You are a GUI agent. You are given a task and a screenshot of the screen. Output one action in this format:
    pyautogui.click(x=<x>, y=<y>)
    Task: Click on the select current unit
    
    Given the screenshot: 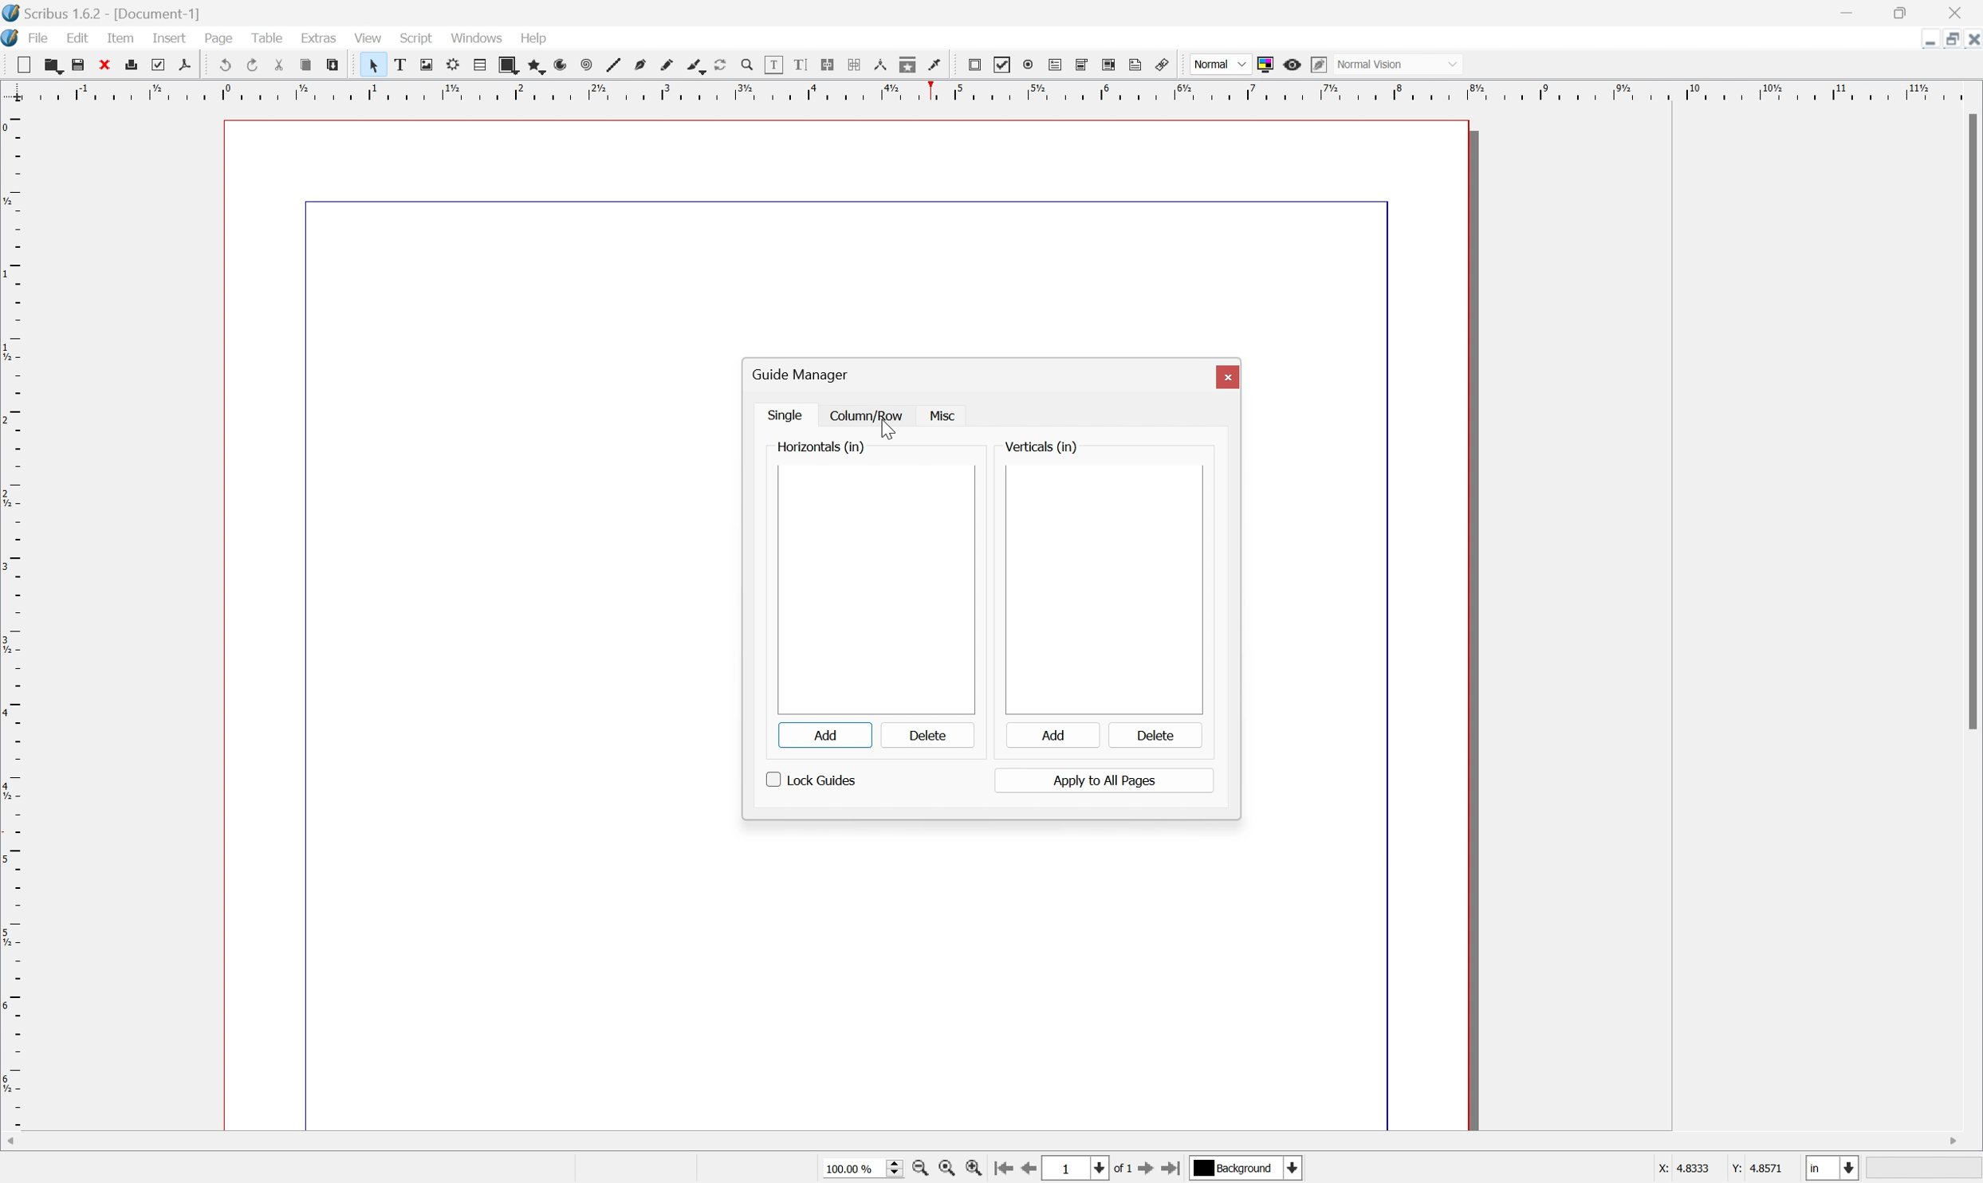 What is the action you would take?
    pyautogui.click(x=1832, y=1167)
    